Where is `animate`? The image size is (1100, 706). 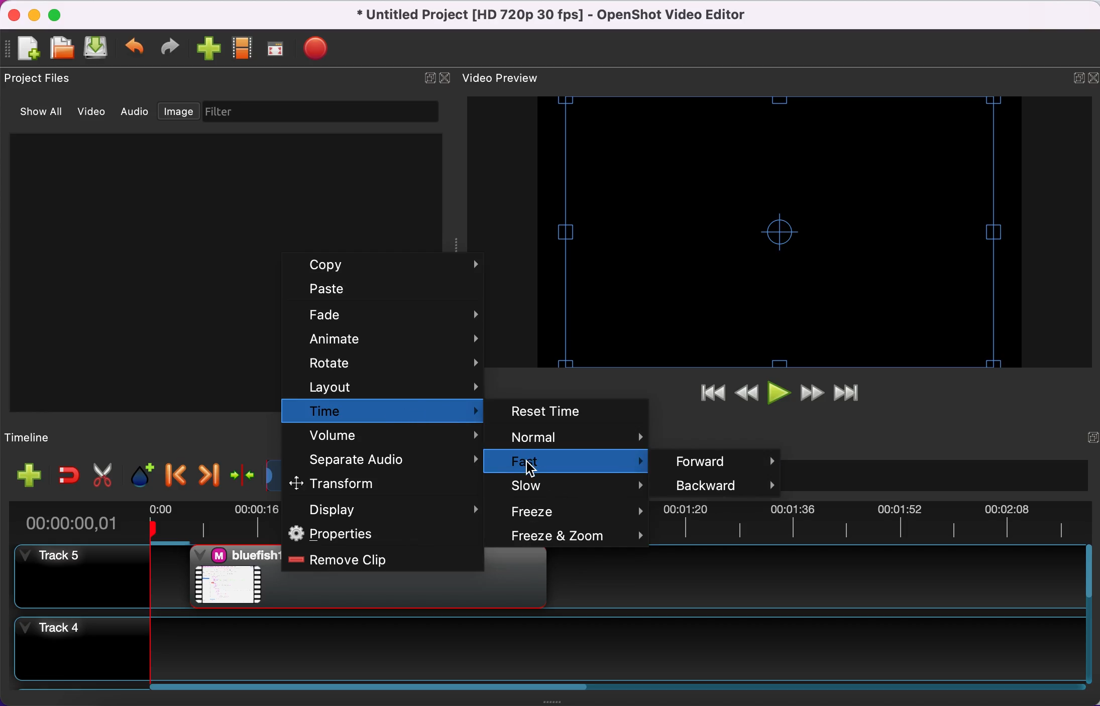
animate is located at coordinates (392, 341).